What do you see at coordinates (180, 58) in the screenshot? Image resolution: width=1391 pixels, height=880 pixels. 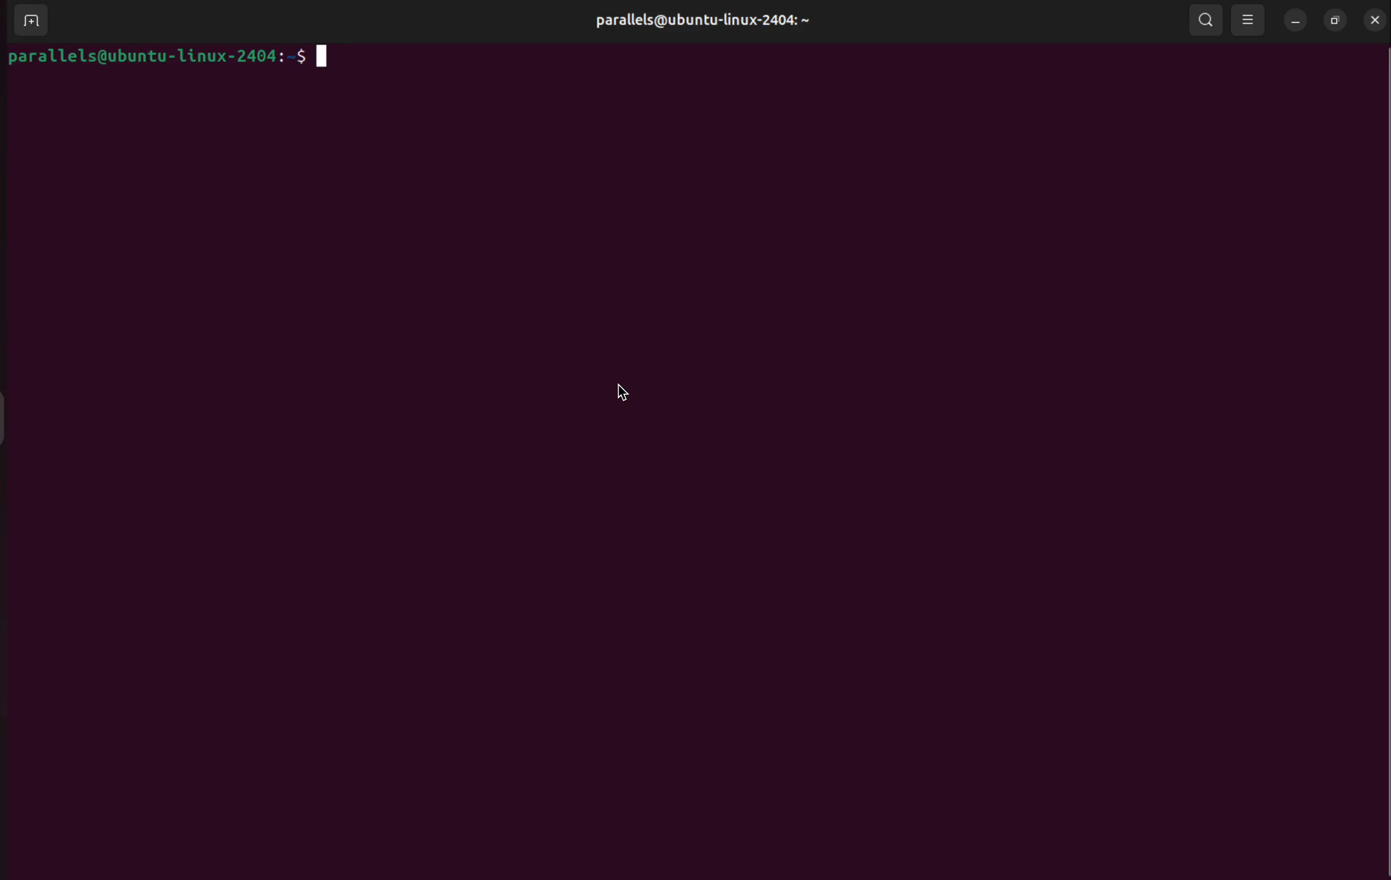 I see `bash prompt` at bounding box center [180, 58].